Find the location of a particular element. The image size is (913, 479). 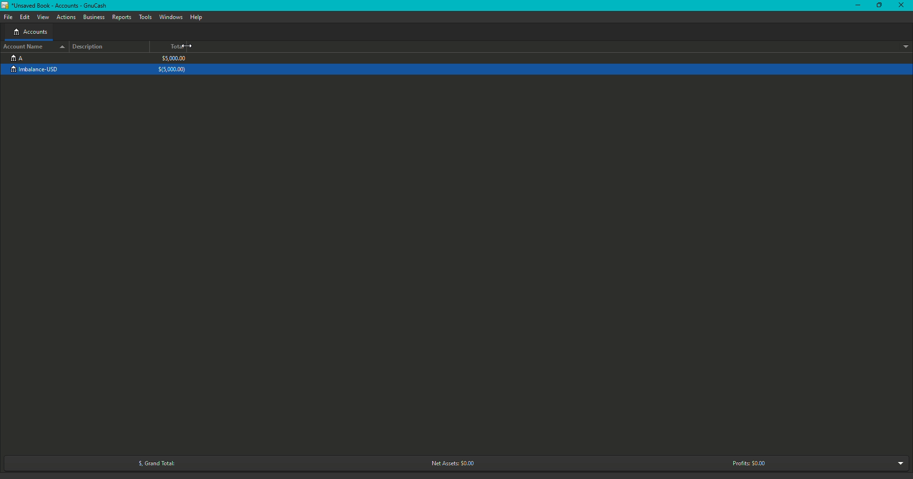

Account Name is located at coordinates (33, 46).